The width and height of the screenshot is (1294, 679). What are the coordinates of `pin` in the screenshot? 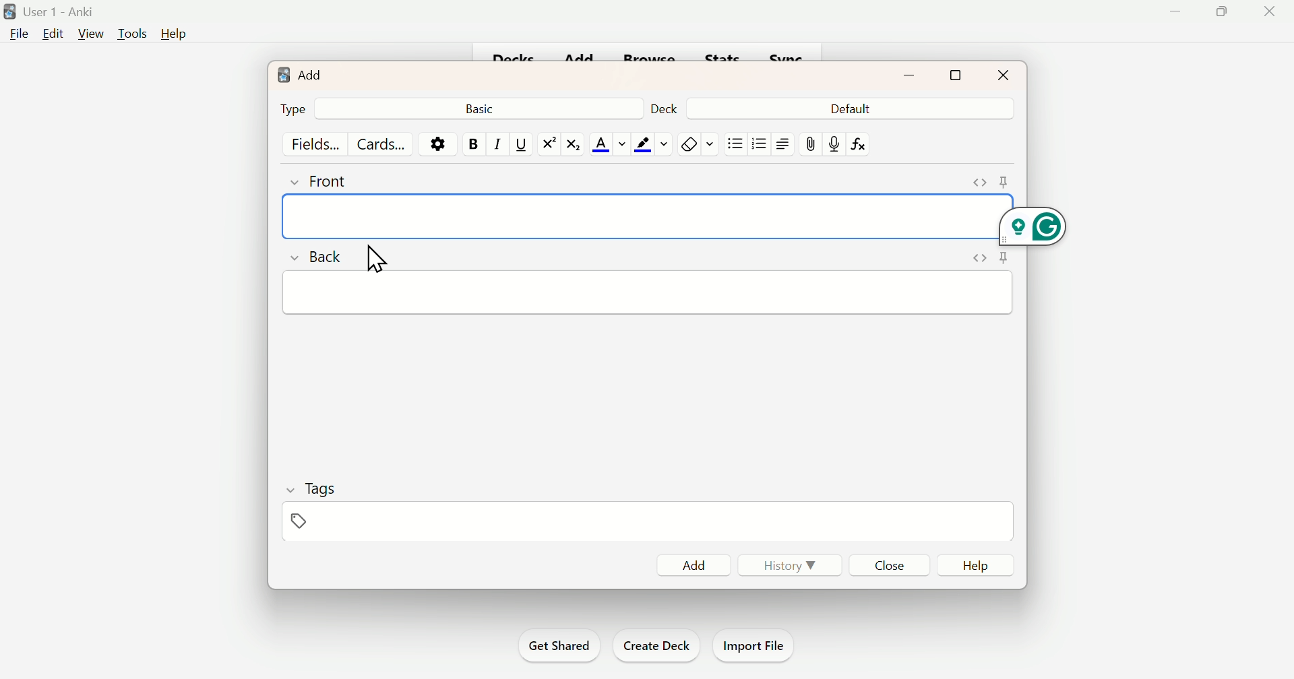 It's located at (1006, 181).